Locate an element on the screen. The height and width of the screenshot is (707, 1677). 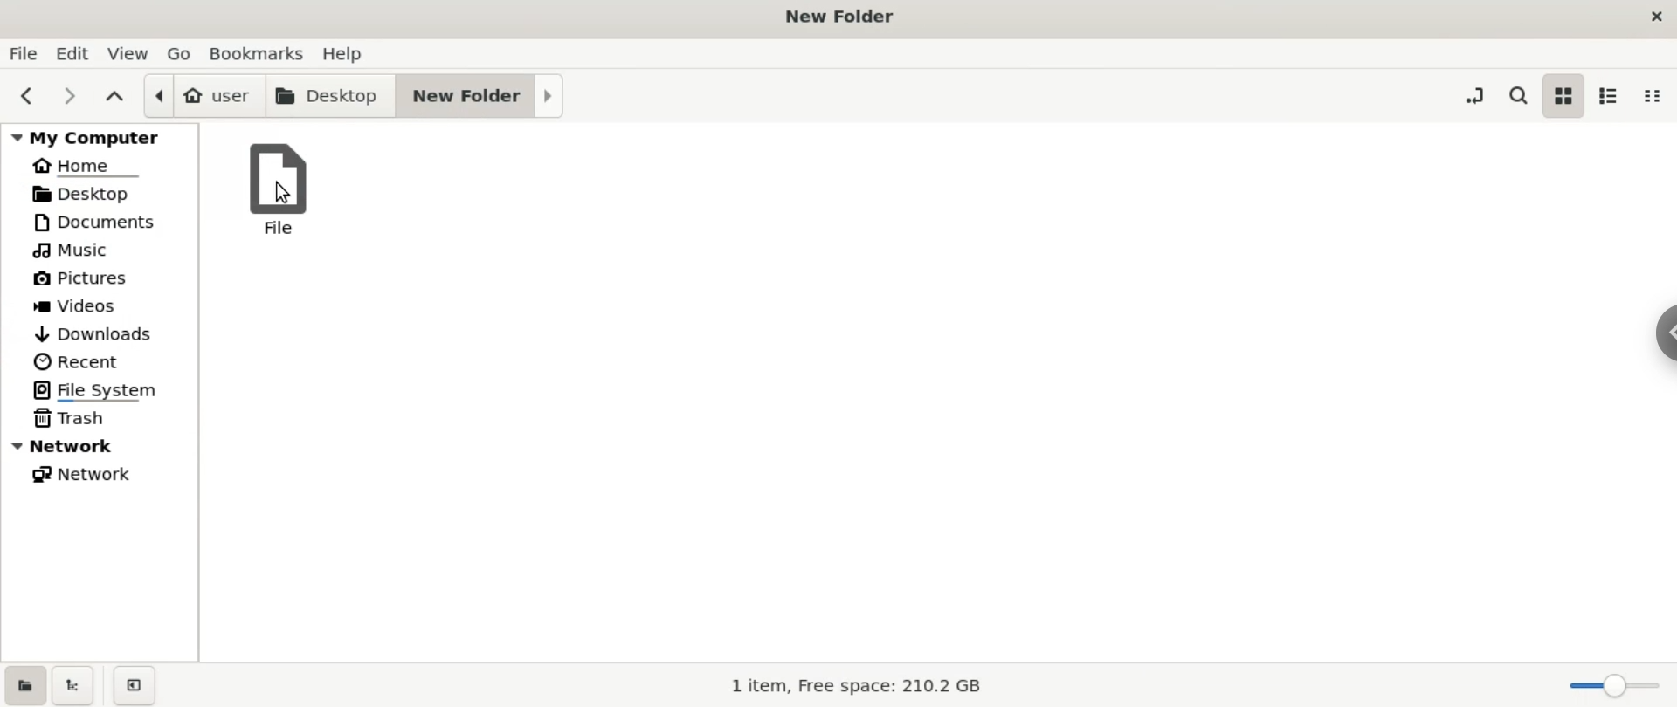
icon view  is located at coordinates (1560, 96).